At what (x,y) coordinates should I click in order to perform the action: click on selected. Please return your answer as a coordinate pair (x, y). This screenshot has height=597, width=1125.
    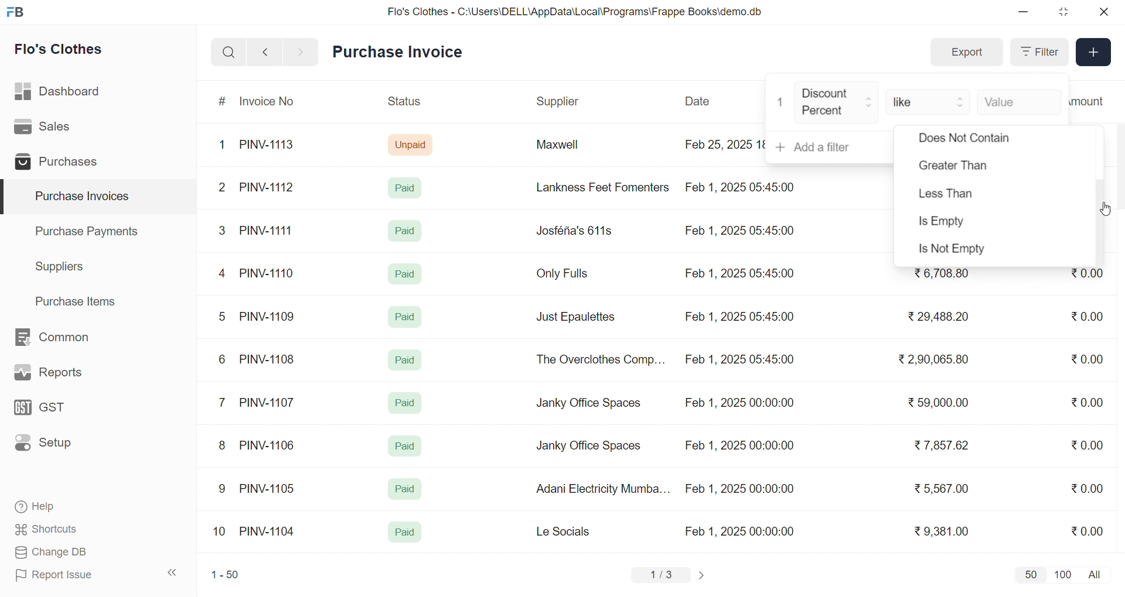
    Looking at the image, I should click on (7, 197).